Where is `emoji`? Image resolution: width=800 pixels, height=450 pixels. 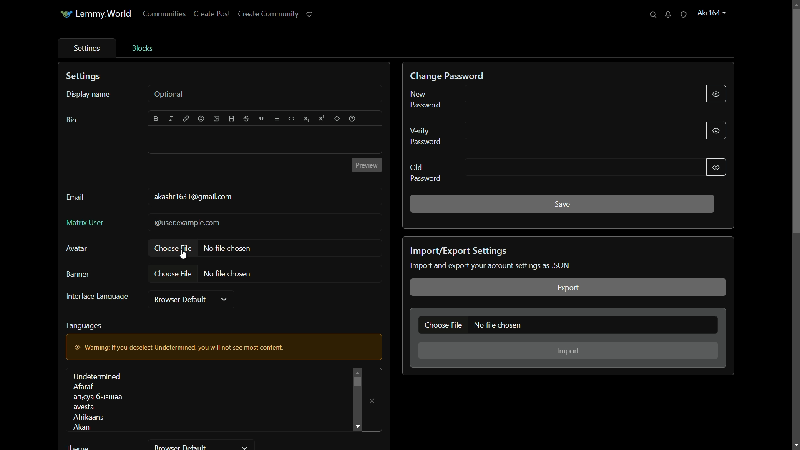 emoji is located at coordinates (200, 119).